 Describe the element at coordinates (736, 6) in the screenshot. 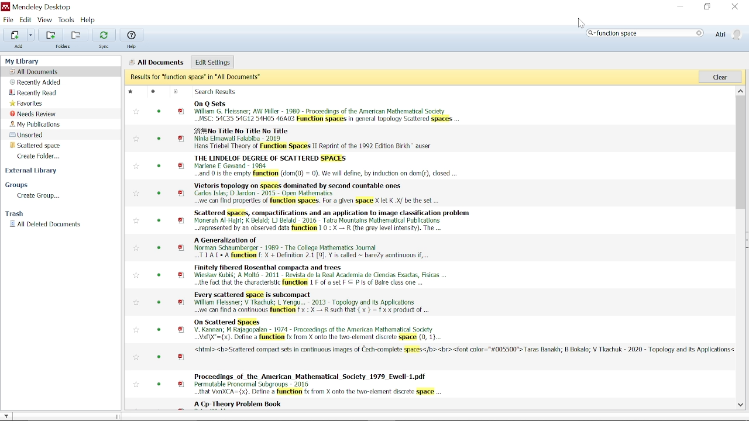

I see `Close` at that location.